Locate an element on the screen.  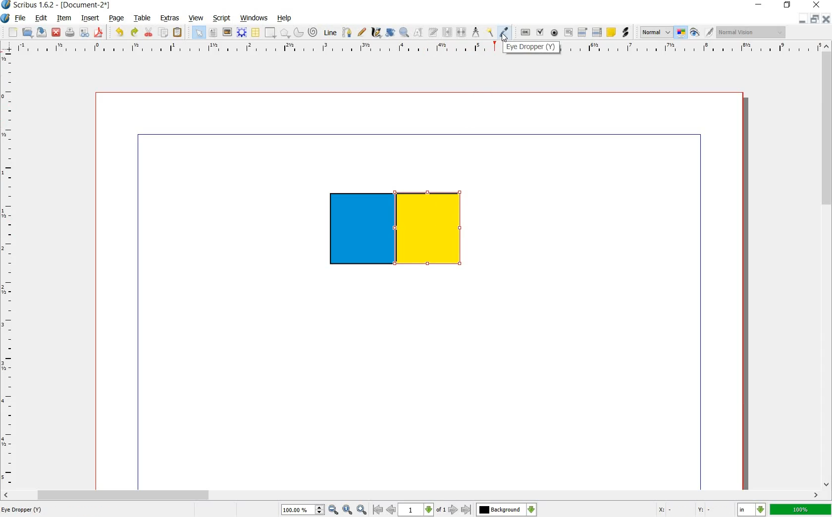
toggle color management system is located at coordinates (680, 32).